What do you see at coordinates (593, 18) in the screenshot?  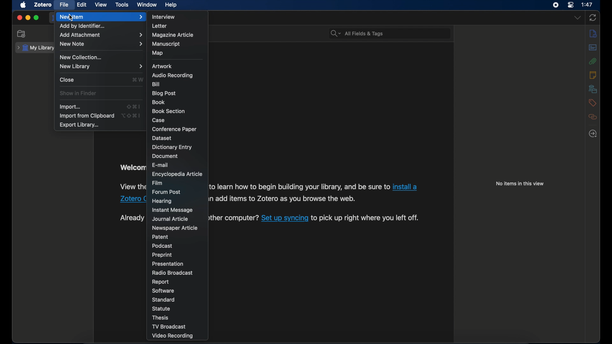 I see `sync` at bounding box center [593, 18].